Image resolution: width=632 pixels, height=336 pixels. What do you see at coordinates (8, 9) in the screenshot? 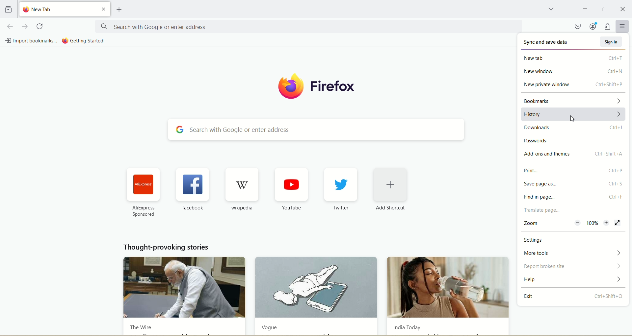
I see `view recent browsing across windows and devices` at bounding box center [8, 9].